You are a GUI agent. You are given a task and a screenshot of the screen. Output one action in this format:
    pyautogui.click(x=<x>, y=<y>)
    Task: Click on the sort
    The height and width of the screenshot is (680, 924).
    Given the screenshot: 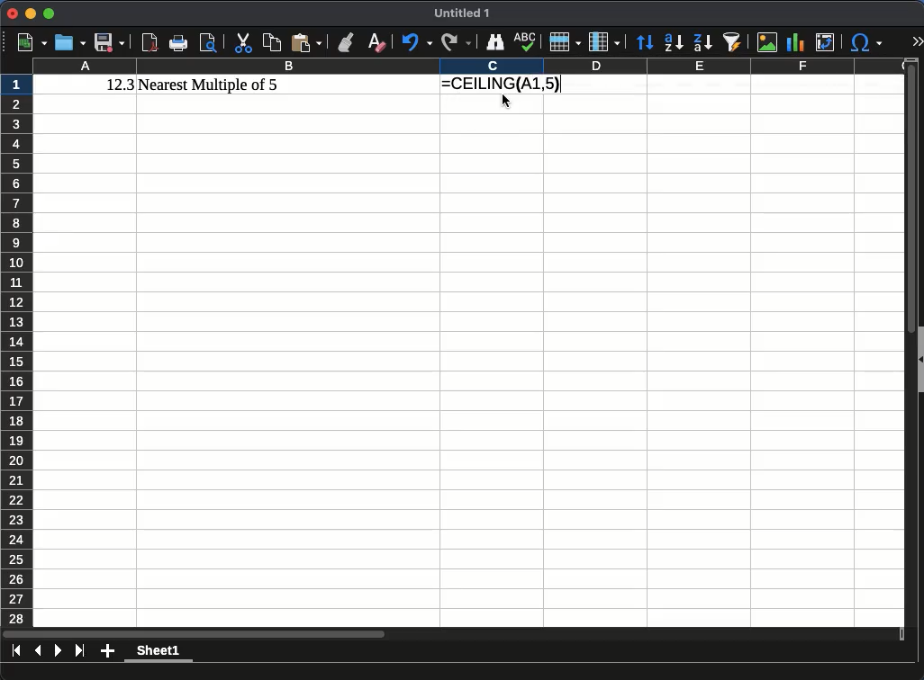 What is the action you would take?
    pyautogui.click(x=647, y=43)
    